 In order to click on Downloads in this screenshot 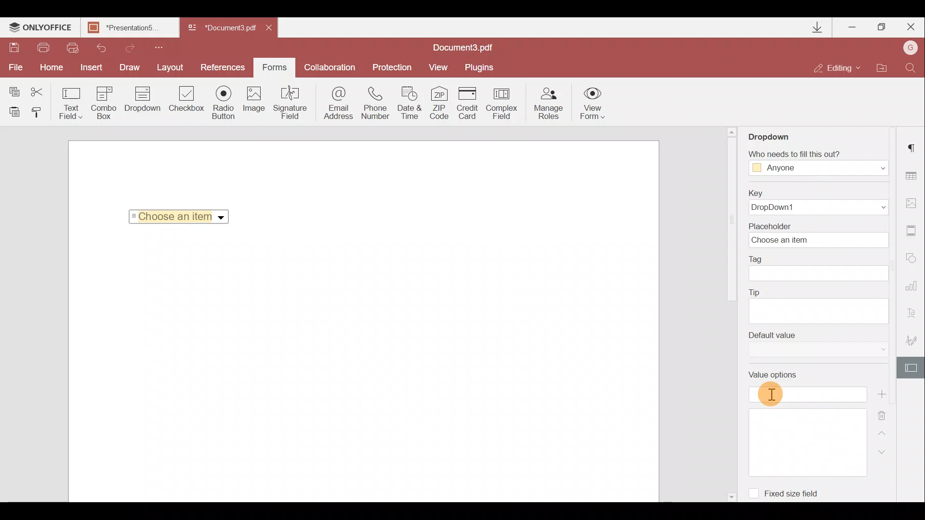, I will do `click(818, 27)`.